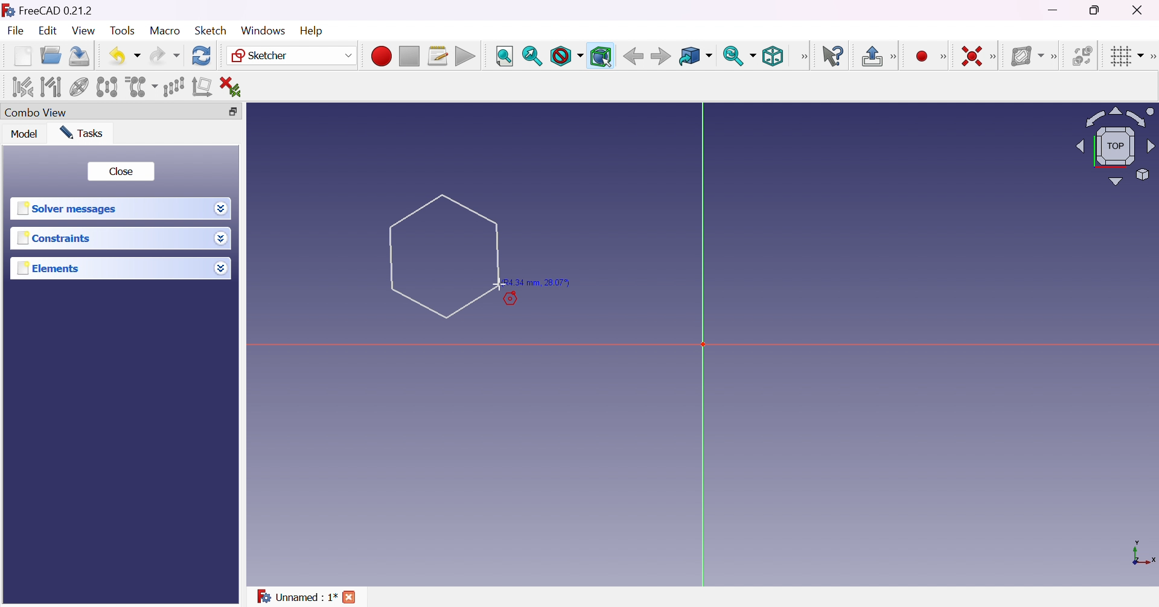  What do you see at coordinates (25, 133) in the screenshot?
I see `Model` at bounding box center [25, 133].